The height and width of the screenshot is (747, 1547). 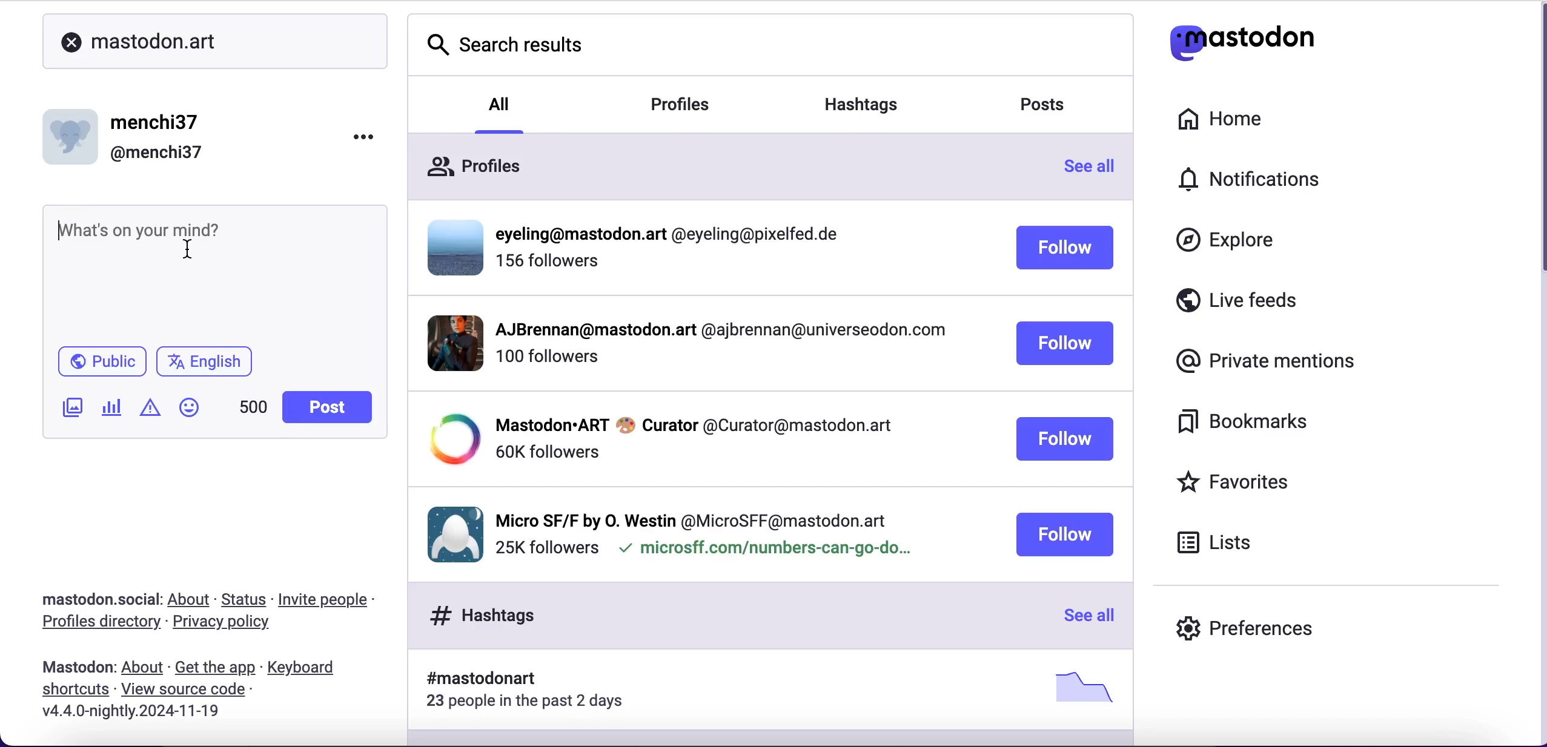 What do you see at coordinates (737, 166) in the screenshot?
I see `profiles` at bounding box center [737, 166].